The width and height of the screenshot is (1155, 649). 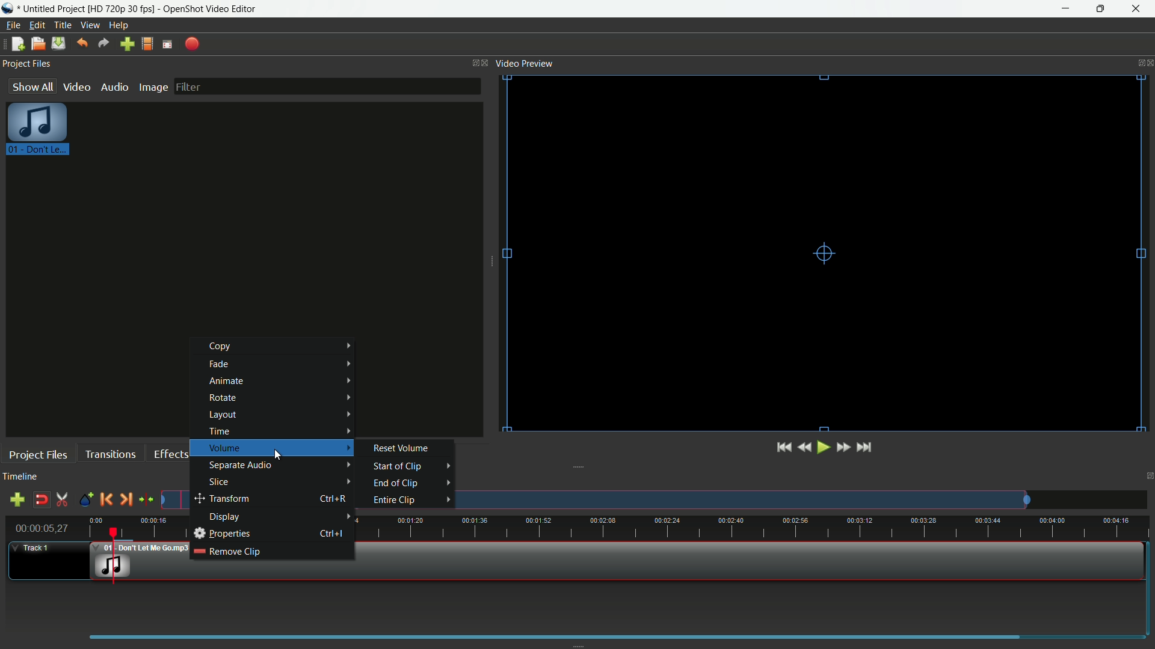 I want to click on image, so click(x=153, y=87).